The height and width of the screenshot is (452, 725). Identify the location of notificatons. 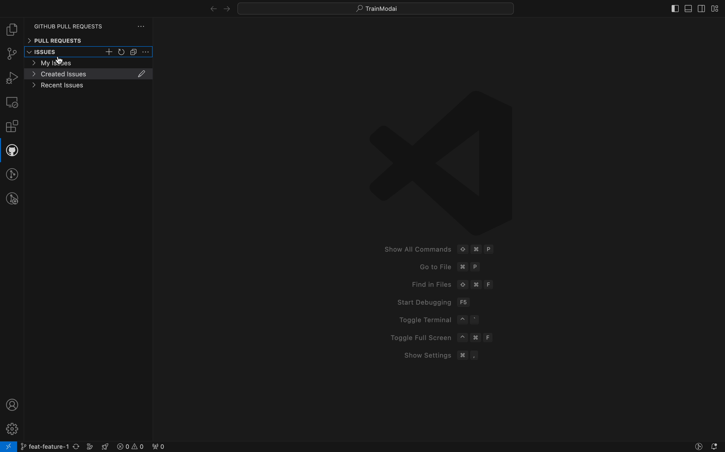
(716, 446).